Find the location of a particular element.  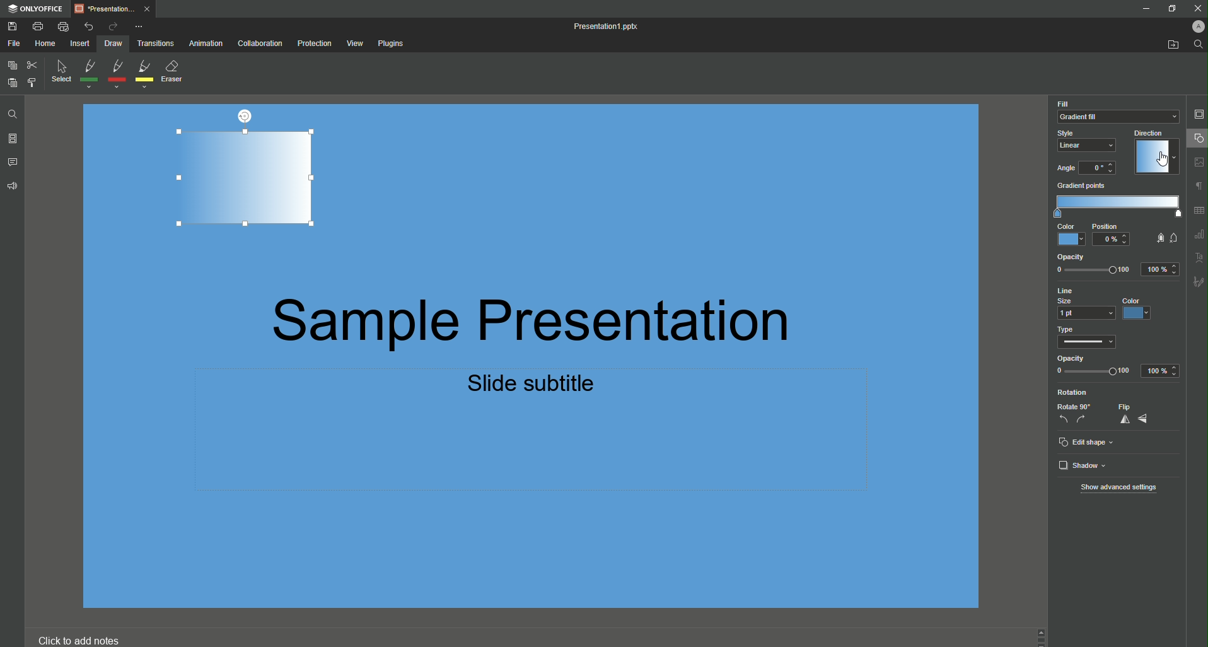

Gradient points is located at coordinates (1115, 201).